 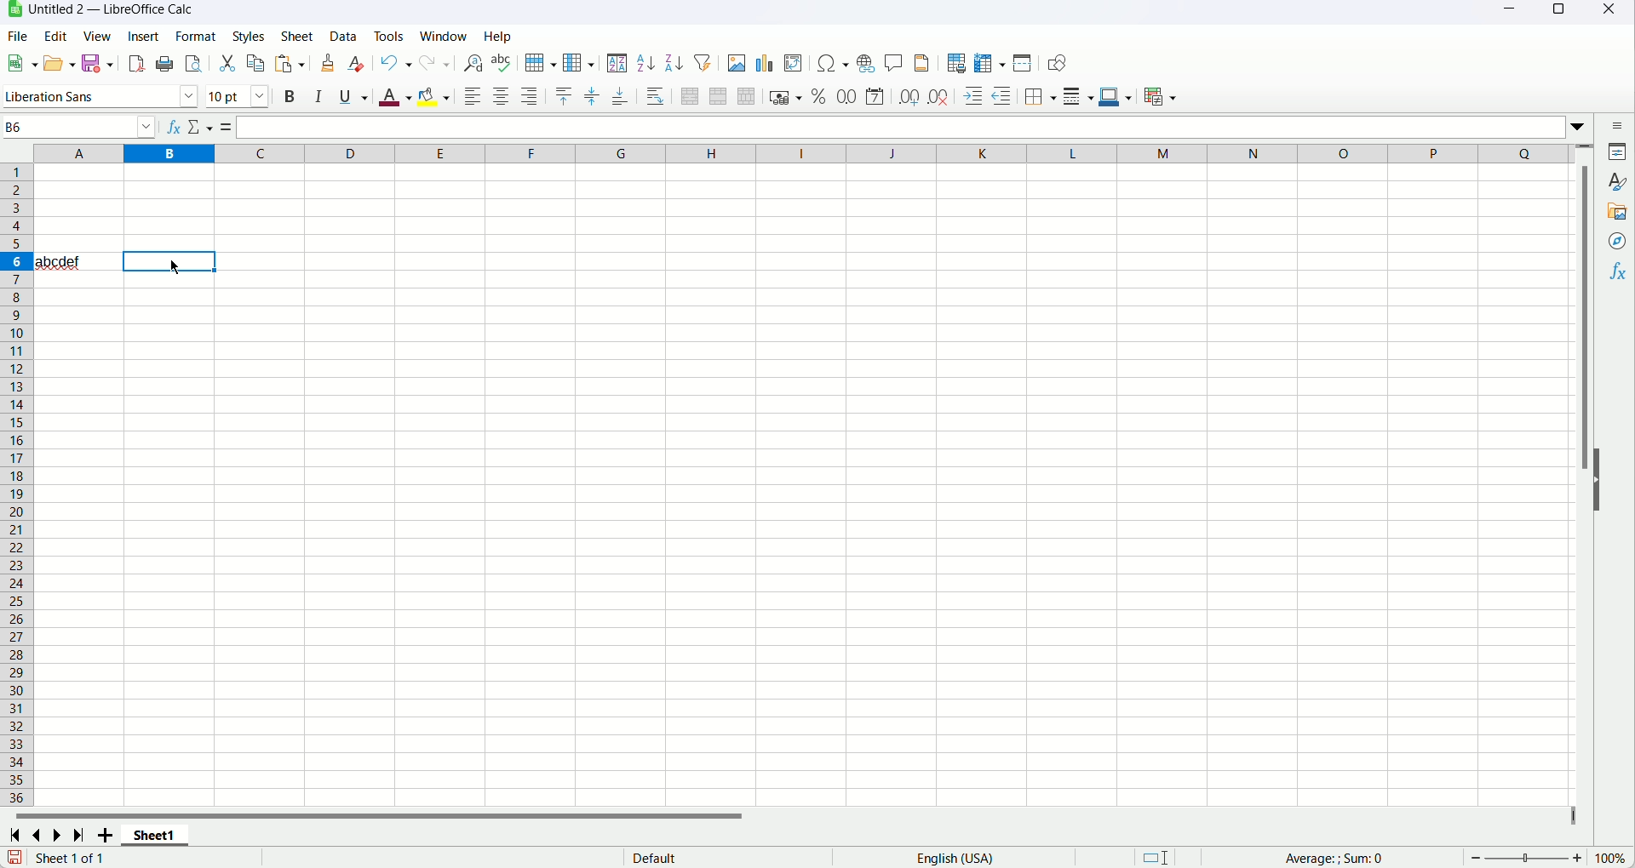 I want to click on split window, so click(x=1024, y=62).